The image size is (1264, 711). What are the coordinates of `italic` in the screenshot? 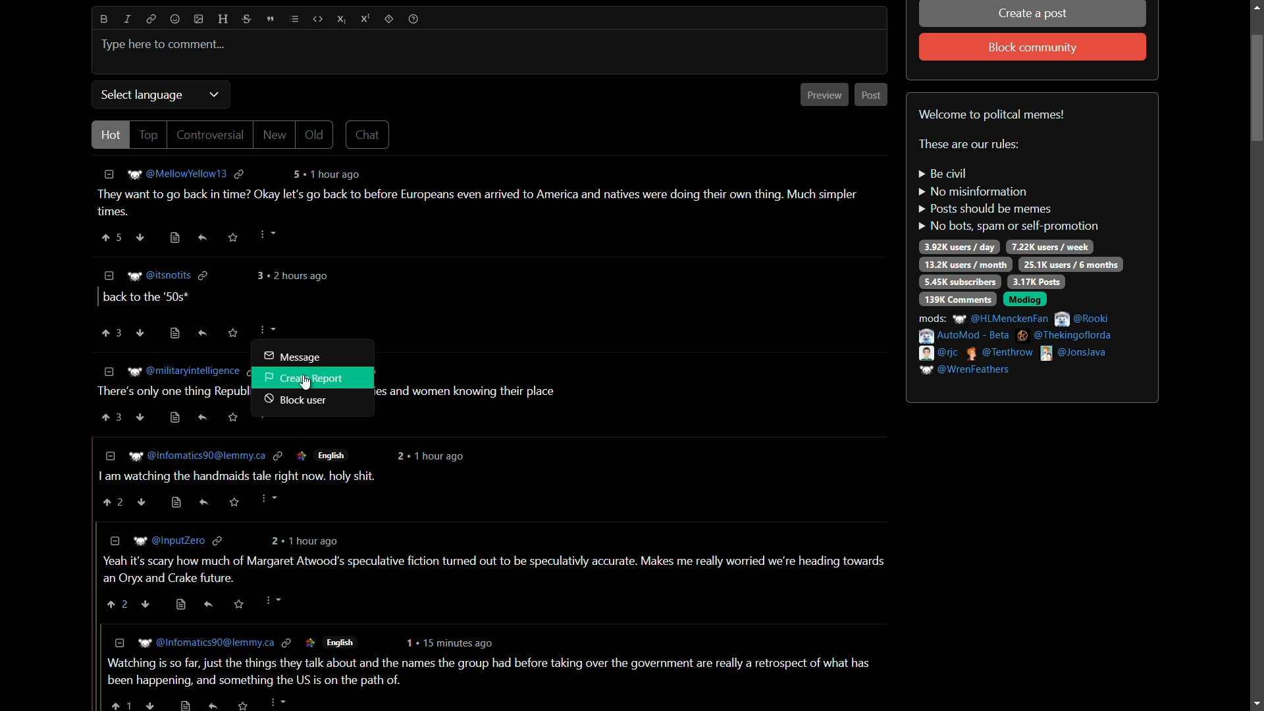 It's located at (128, 19).